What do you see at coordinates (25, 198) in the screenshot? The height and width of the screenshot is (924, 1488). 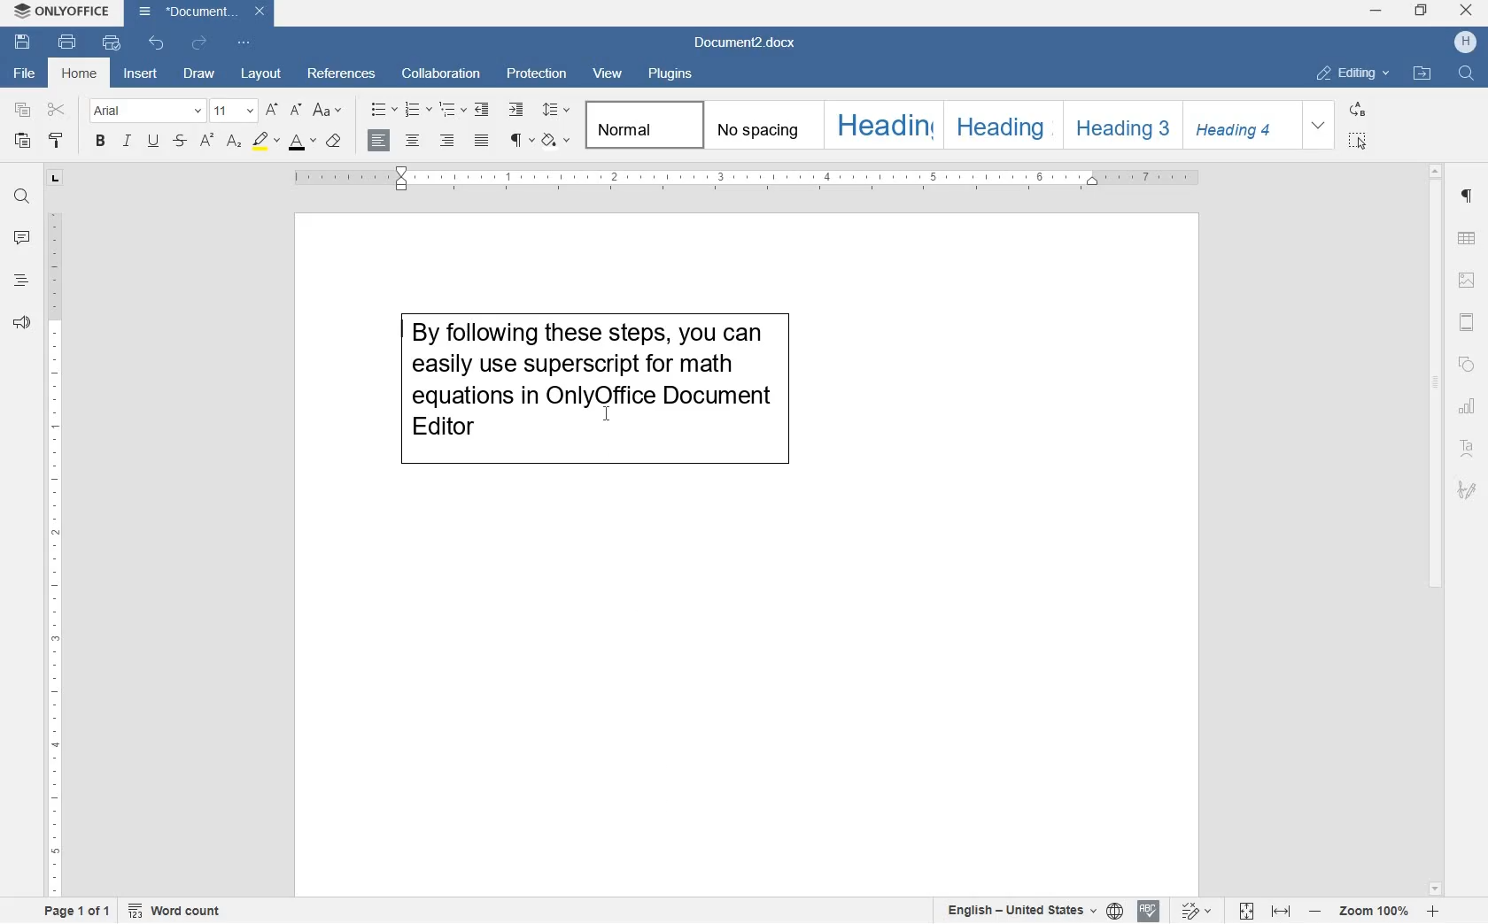 I see `find` at bounding box center [25, 198].